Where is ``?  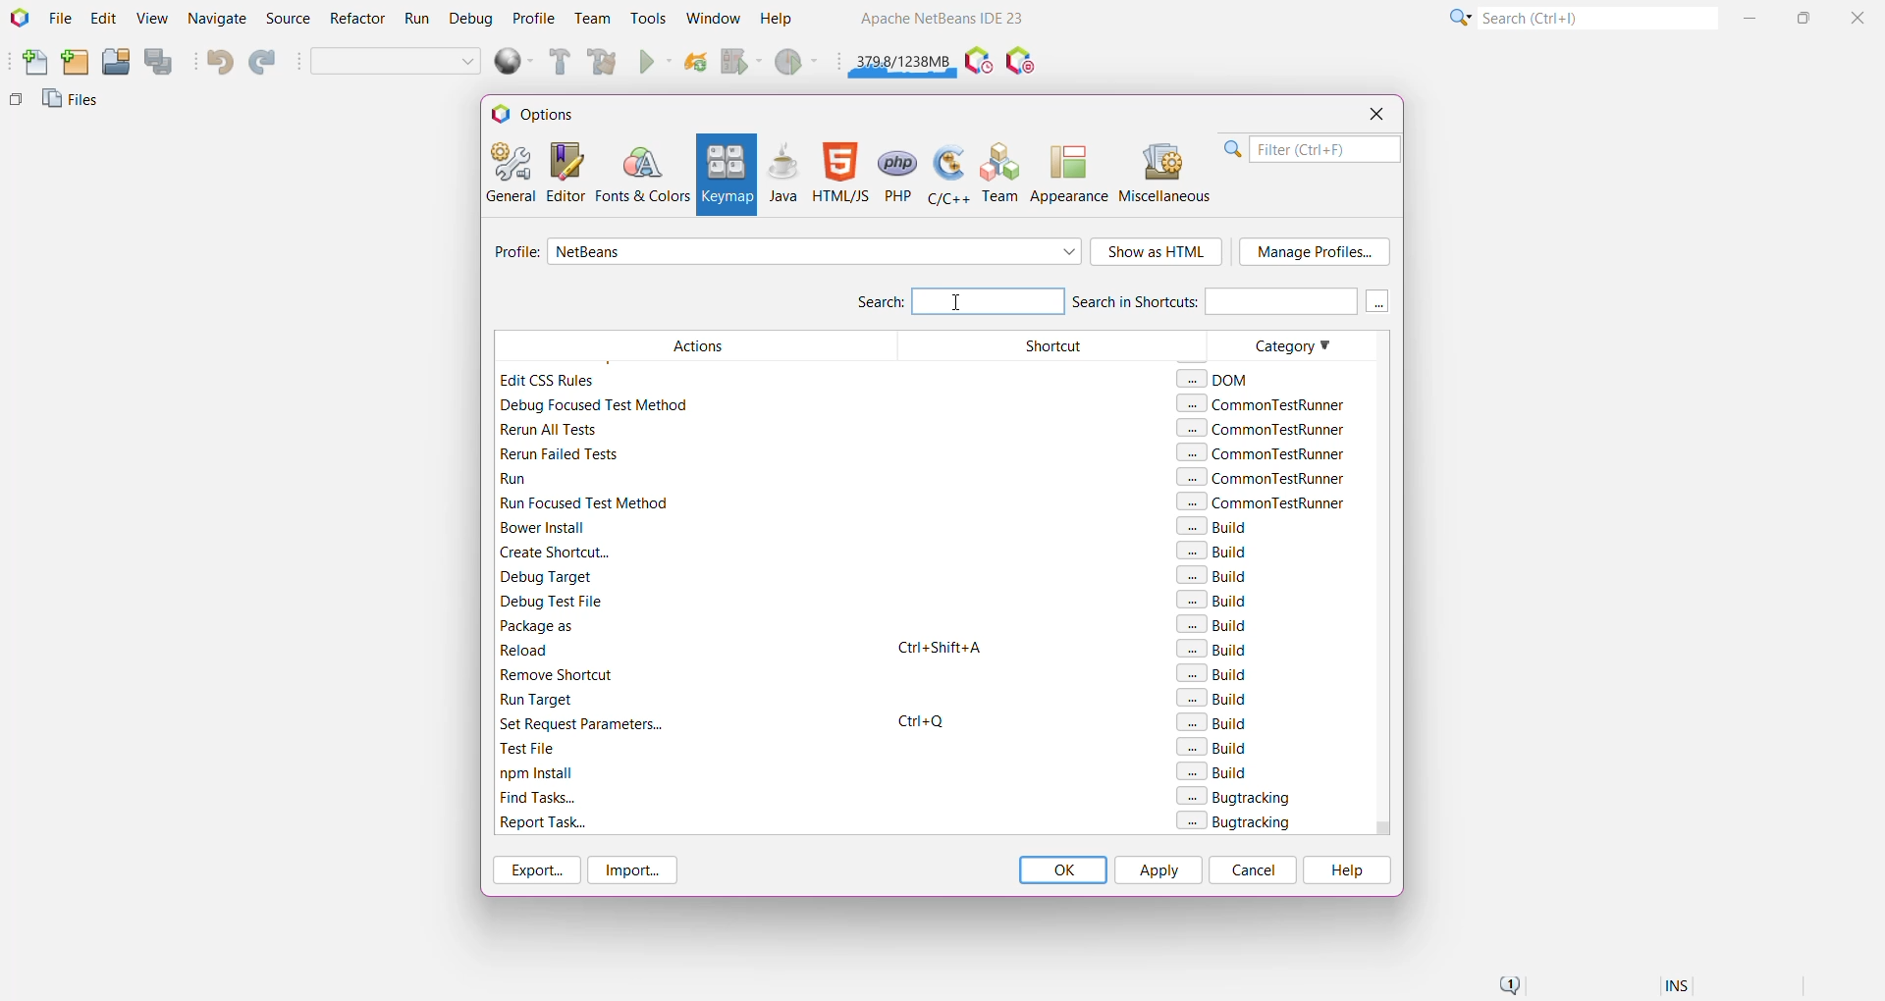
 is located at coordinates (16, 104).